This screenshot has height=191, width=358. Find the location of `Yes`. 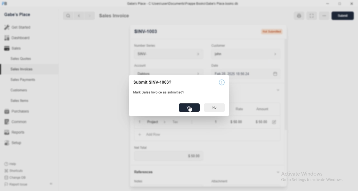

Yes is located at coordinates (189, 108).